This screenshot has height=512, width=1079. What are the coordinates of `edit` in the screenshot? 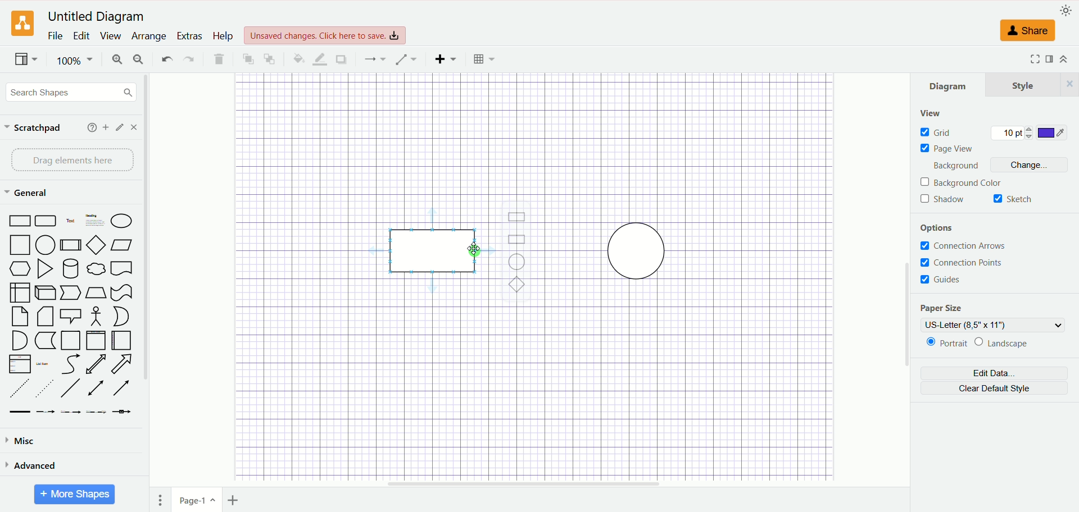 It's located at (81, 37).